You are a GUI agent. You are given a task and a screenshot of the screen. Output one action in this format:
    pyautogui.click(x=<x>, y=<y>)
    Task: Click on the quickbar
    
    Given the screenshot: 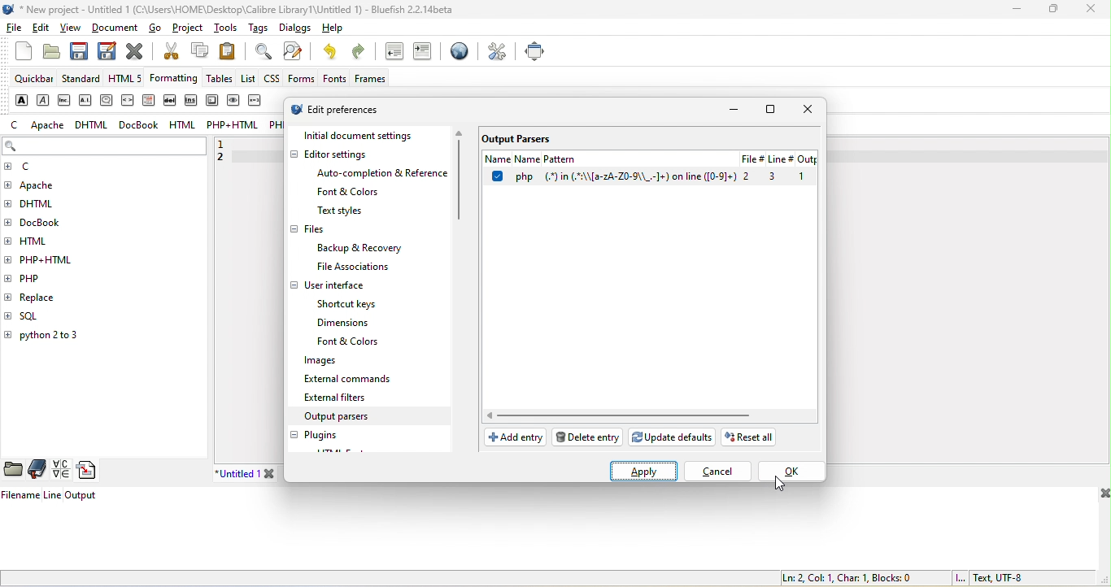 What is the action you would take?
    pyautogui.click(x=33, y=80)
    